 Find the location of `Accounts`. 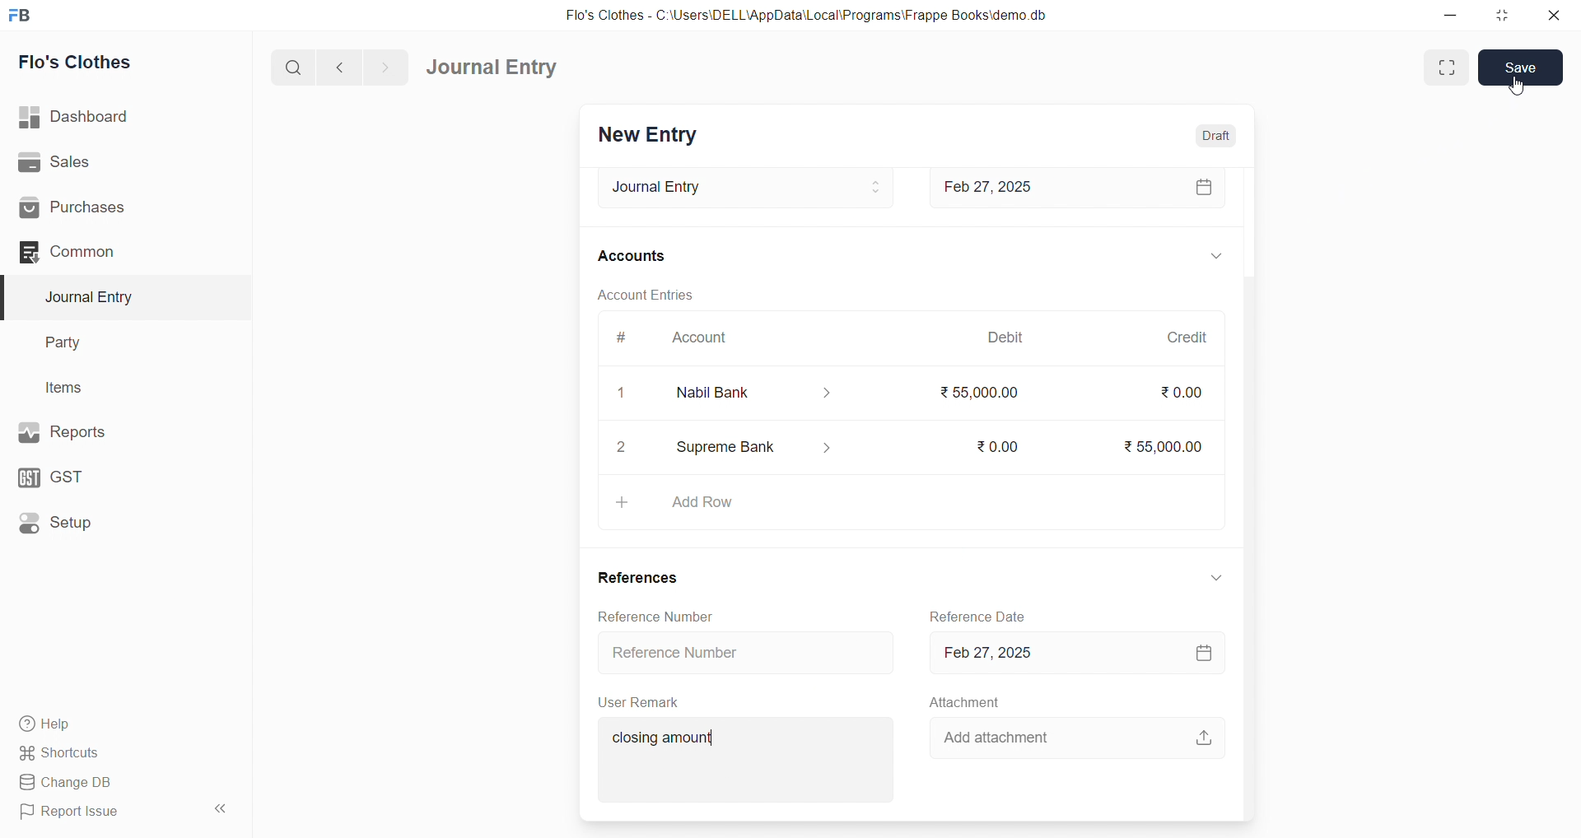

Accounts is located at coordinates (634, 258).